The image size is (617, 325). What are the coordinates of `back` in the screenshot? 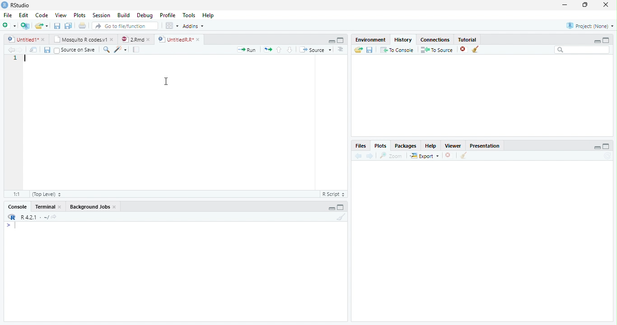 It's located at (357, 156).